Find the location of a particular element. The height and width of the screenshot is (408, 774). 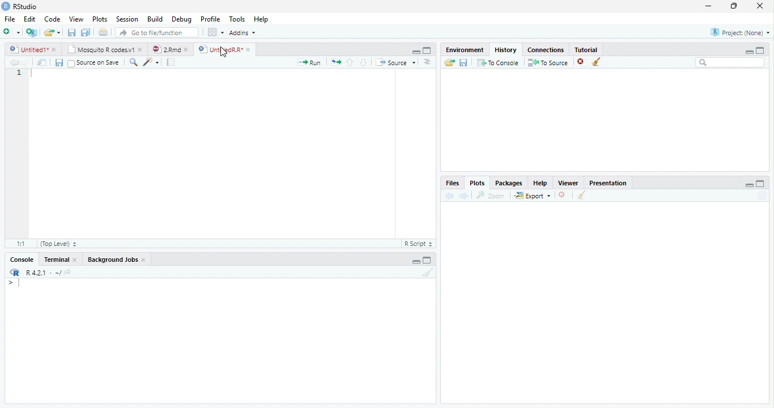

R is located at coordinates (14, 272).